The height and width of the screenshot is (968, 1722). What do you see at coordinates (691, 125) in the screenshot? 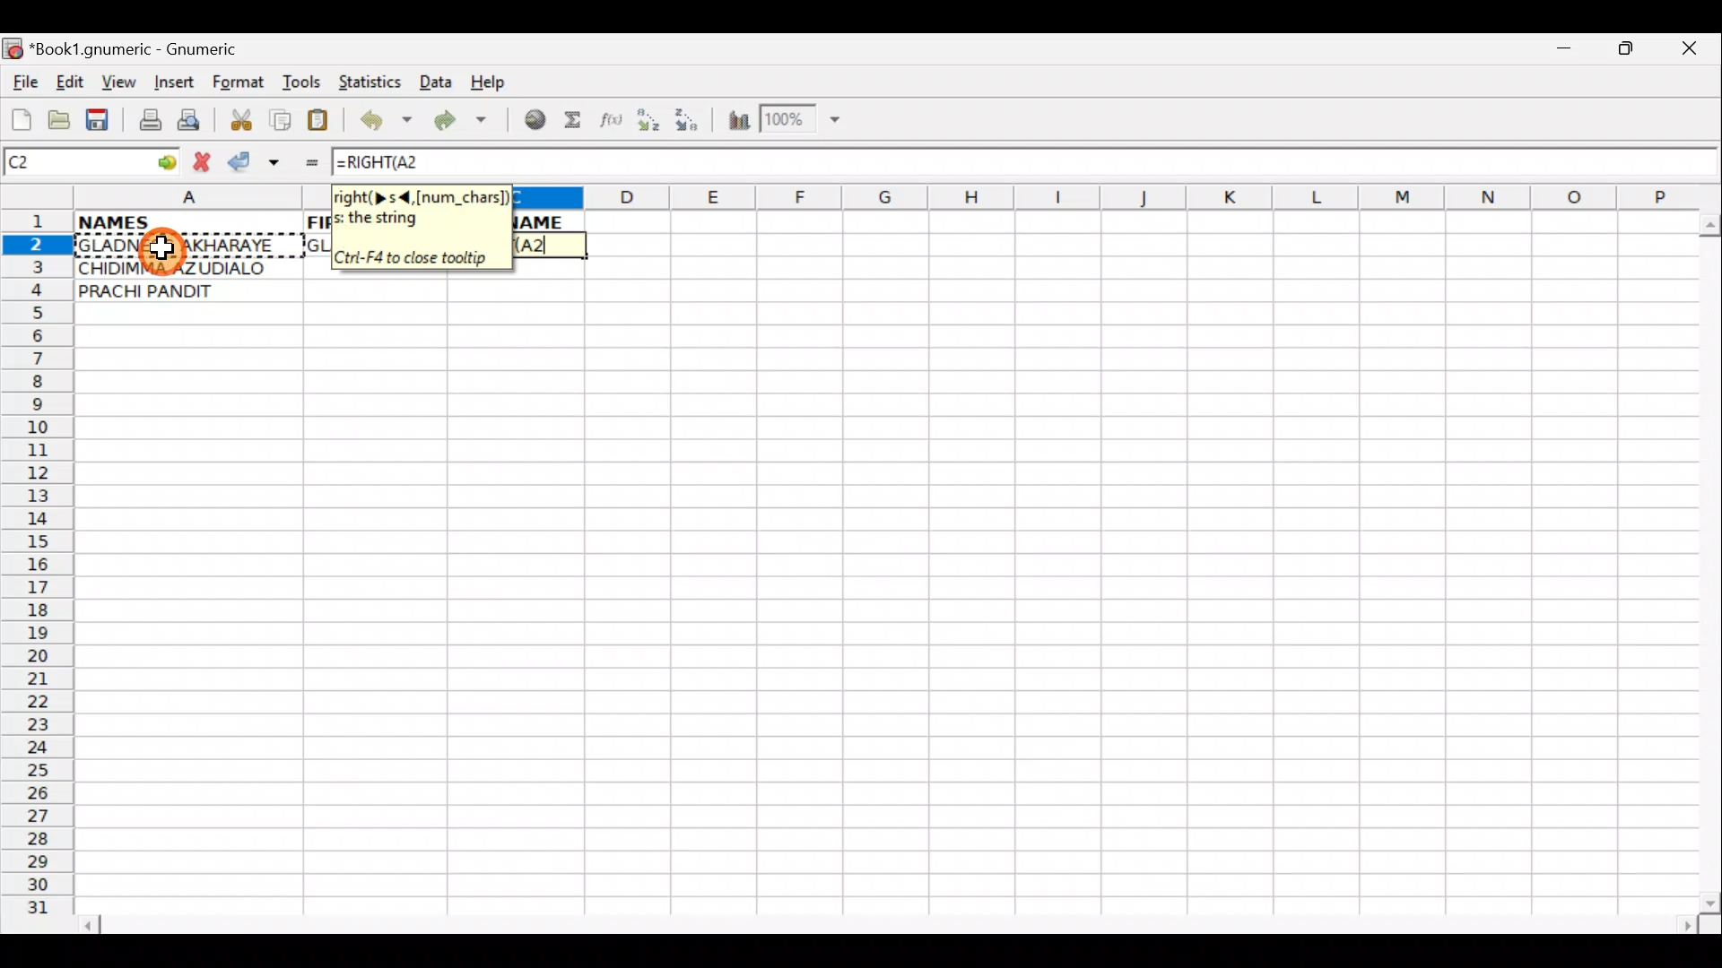
I see `Sort Descending order` at bounding box center [691, 125].